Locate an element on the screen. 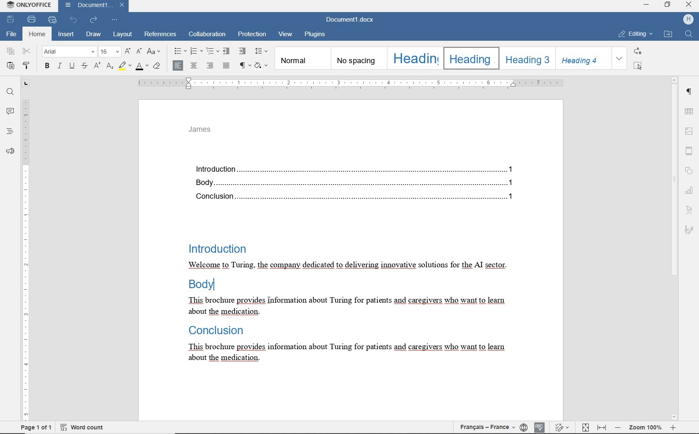 The width and height of the screenshot is (699, 434). HIGHLIGHT COLOR is located at coordinates (126, 66).